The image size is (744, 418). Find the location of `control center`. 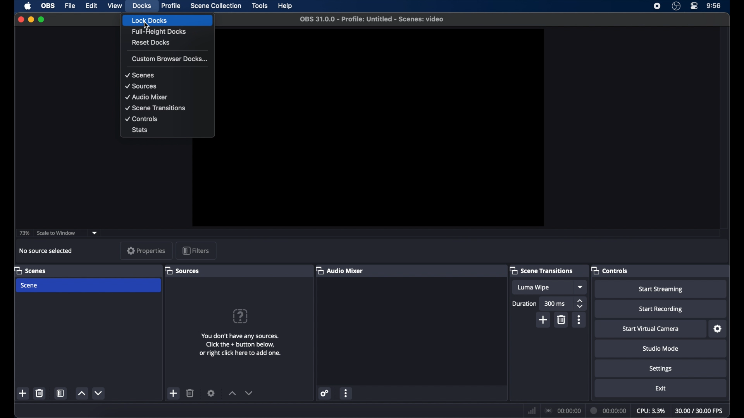

control center is located at coordinates (695, 5).